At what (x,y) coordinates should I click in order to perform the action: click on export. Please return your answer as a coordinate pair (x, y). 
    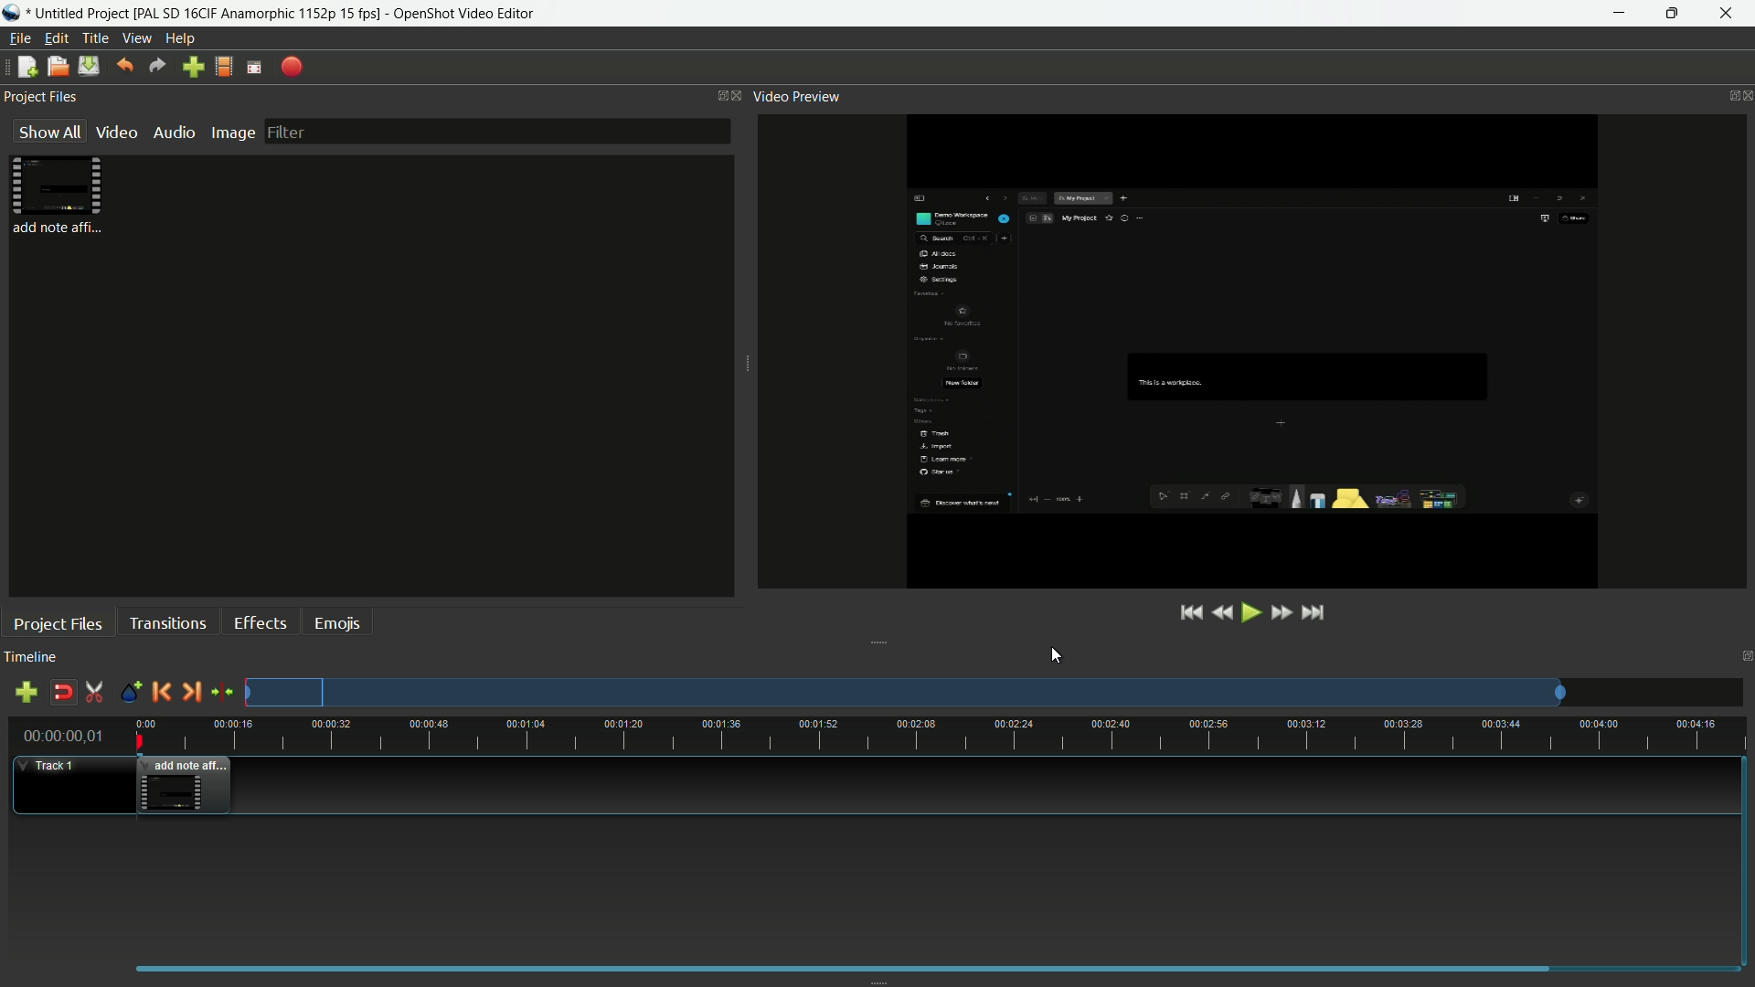
    Looking at the image, I should click on (291, 69).